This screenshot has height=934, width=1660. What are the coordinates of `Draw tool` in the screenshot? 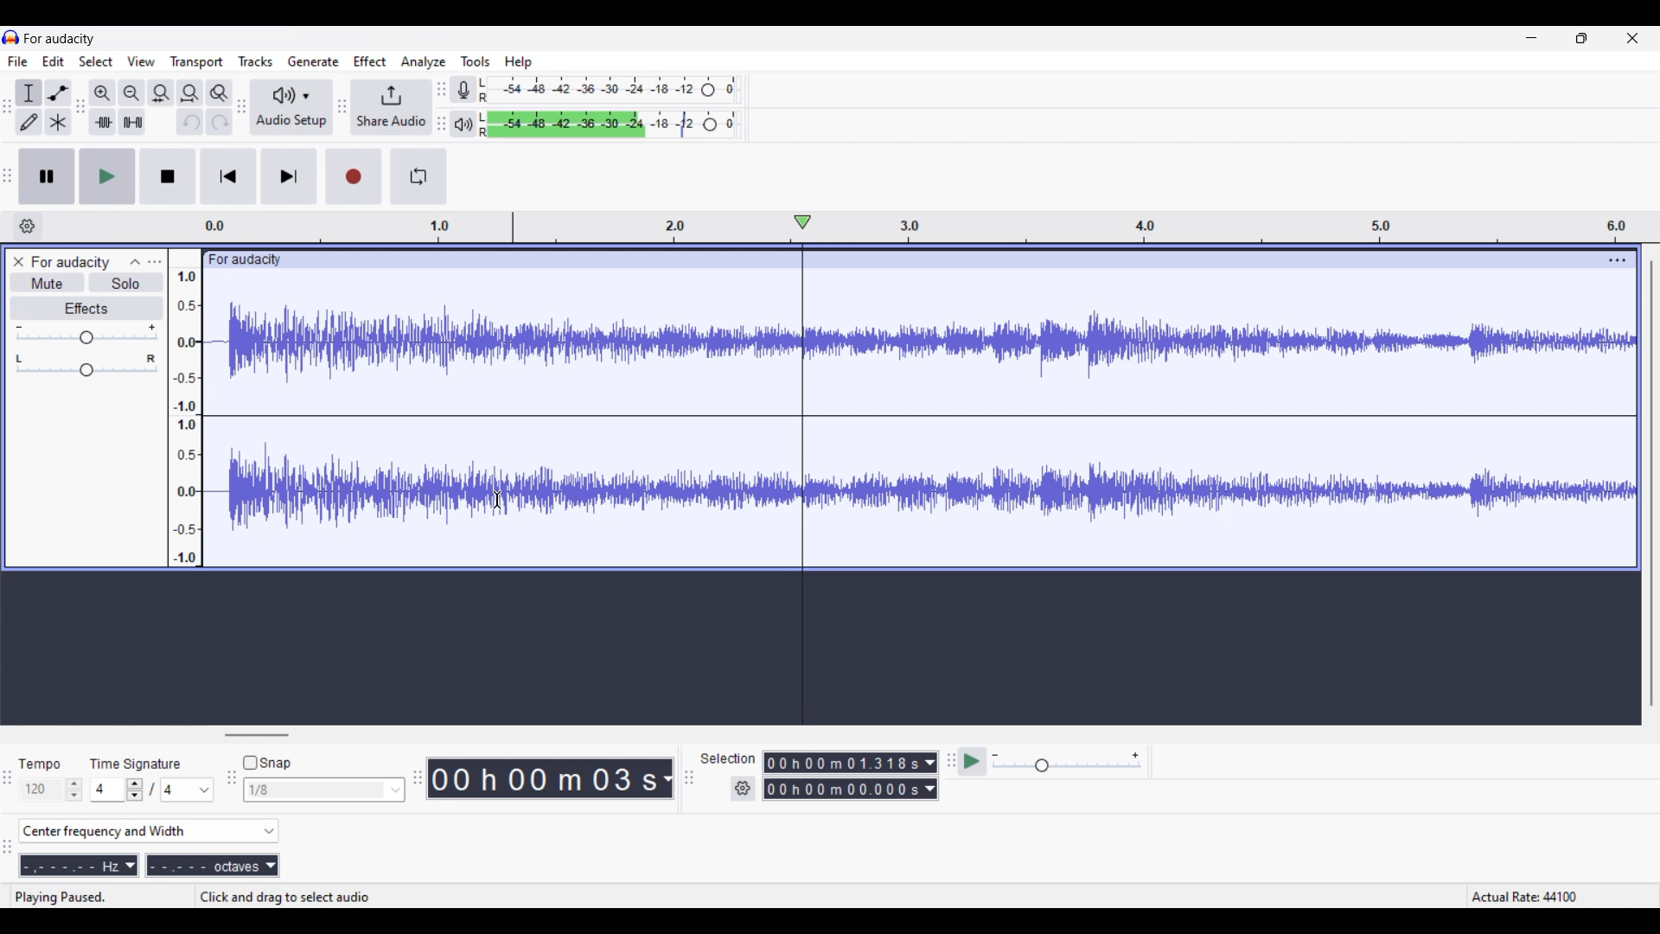 It's located at (29, 122).